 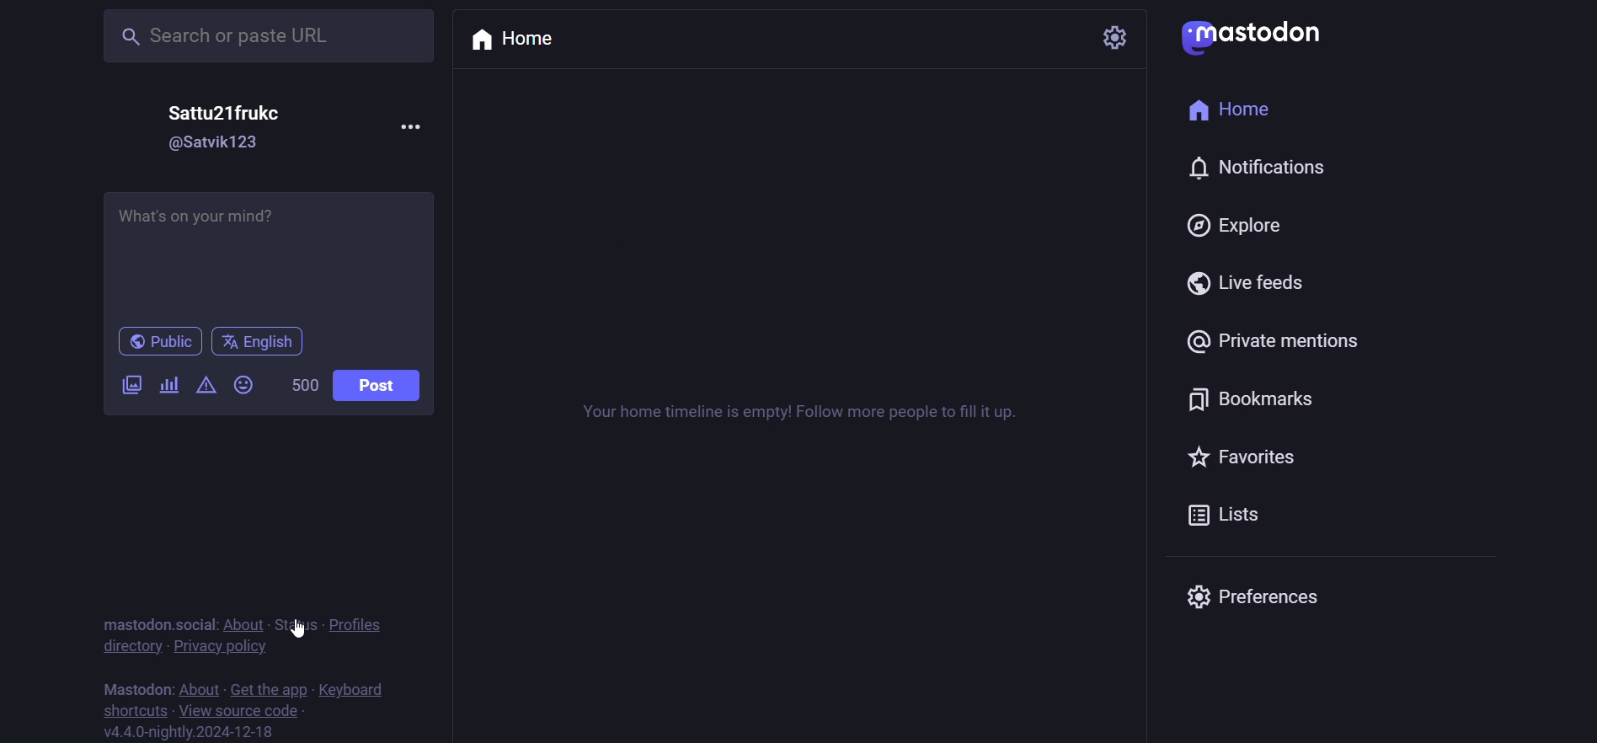 I want to click on post here, so click(x=266, y=254).